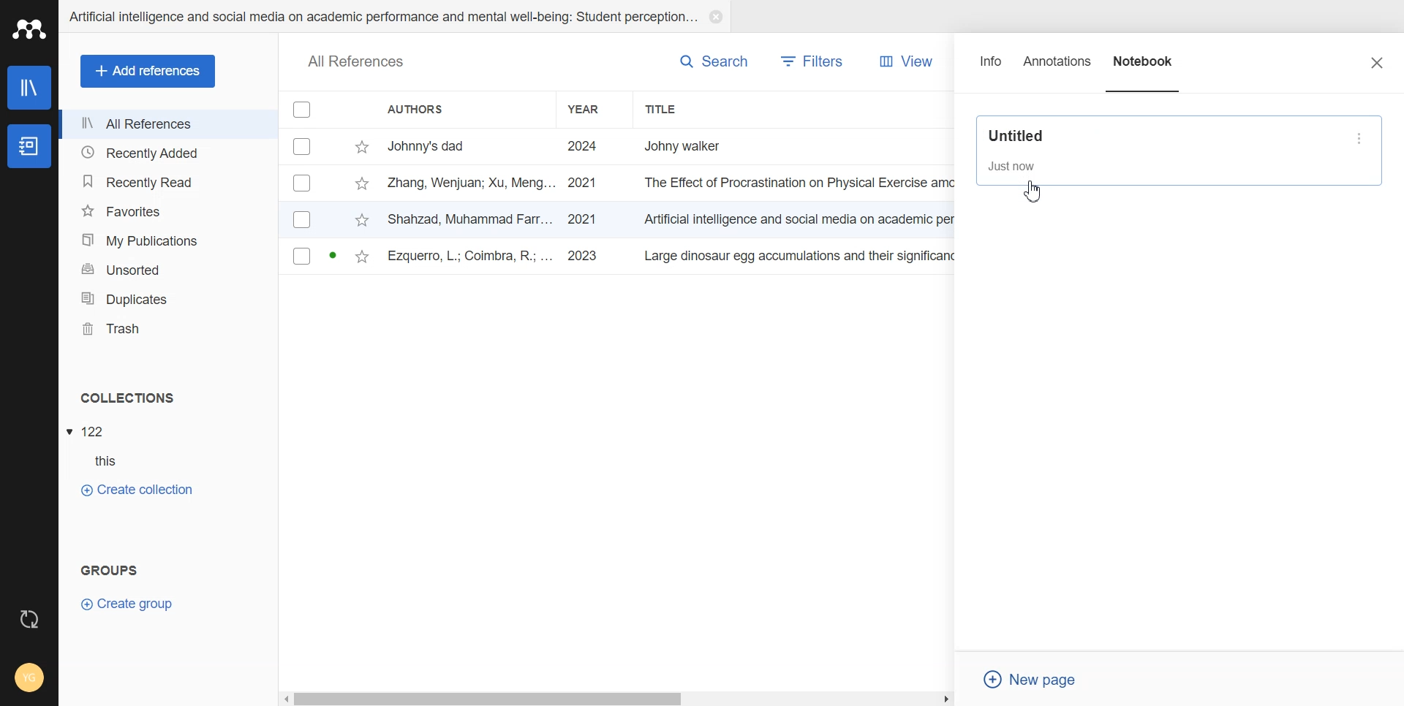  I want to click on Year, so click(595, 109).